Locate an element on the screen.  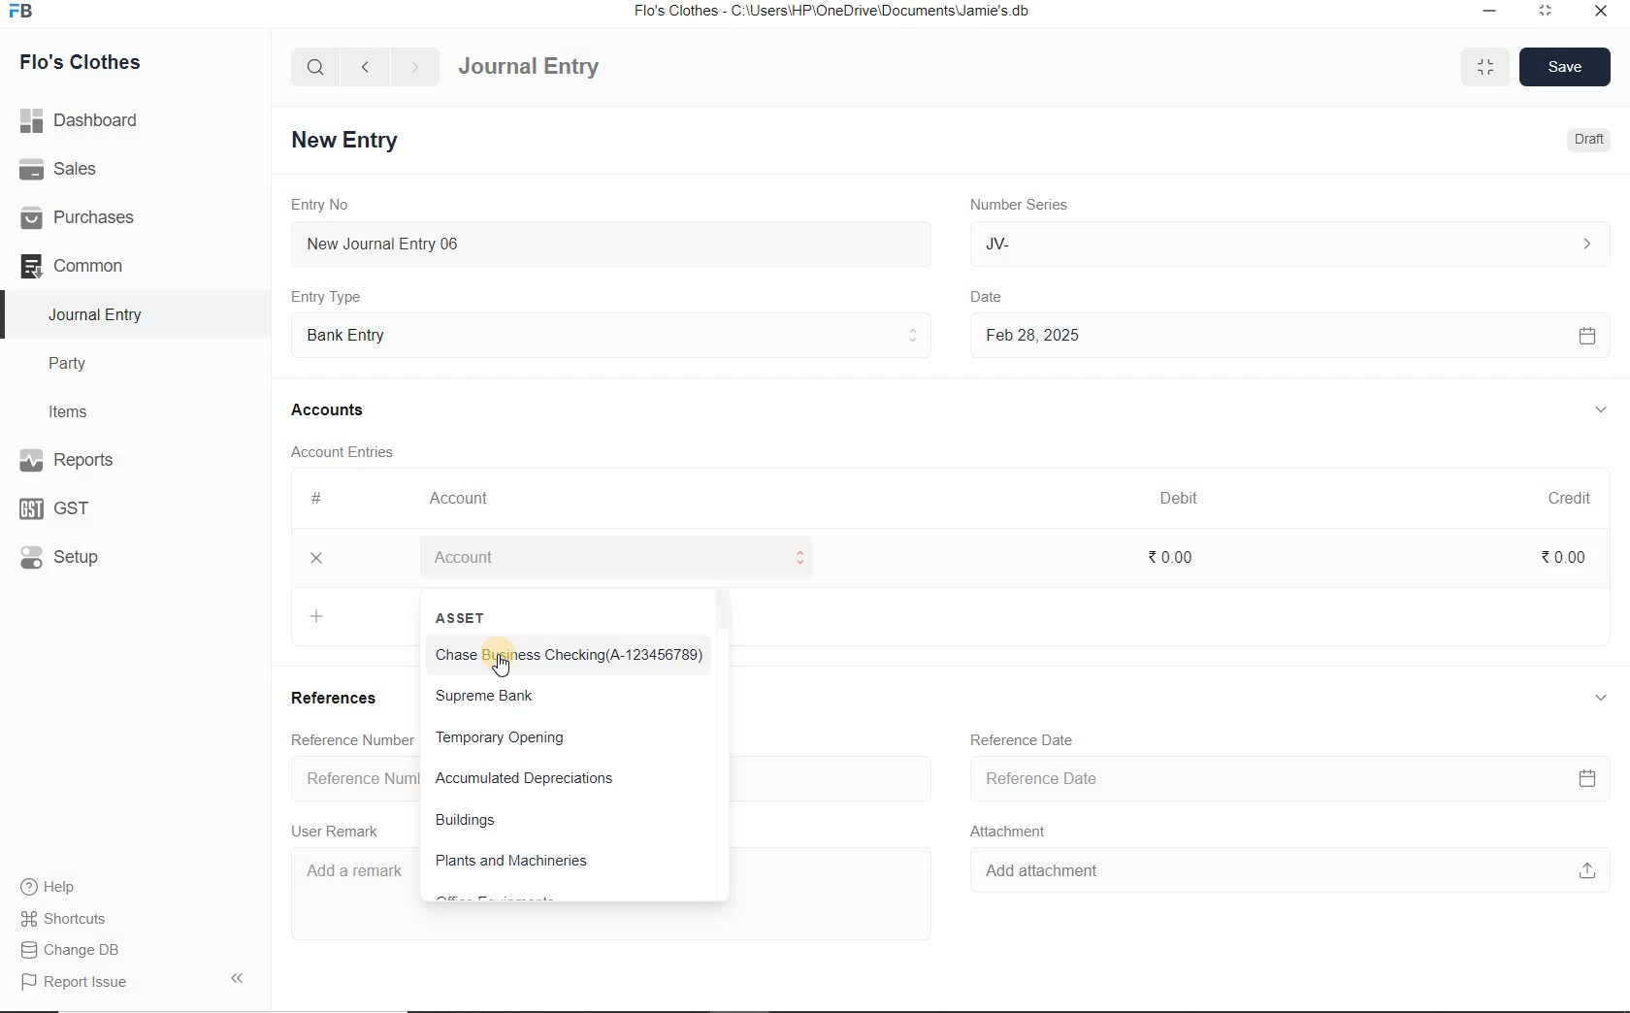
JV is located at coordinates (1286, 244).